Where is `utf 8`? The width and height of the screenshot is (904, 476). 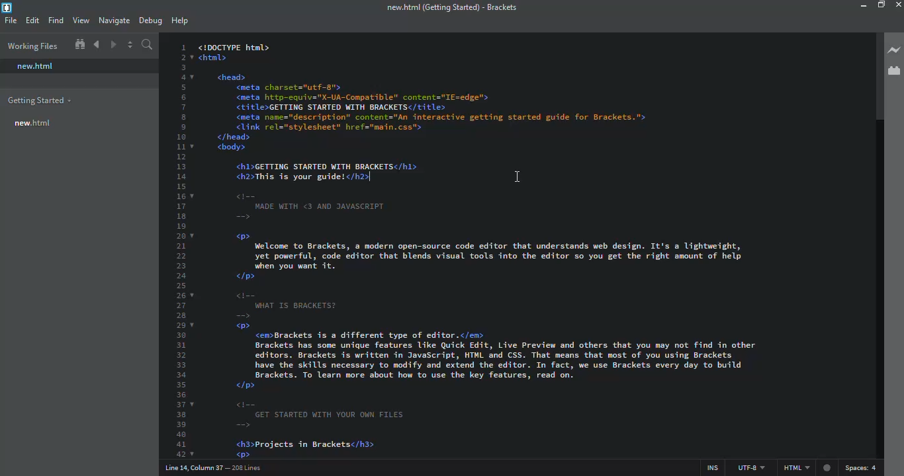
utf 8 is located at coordinates (749, 467).